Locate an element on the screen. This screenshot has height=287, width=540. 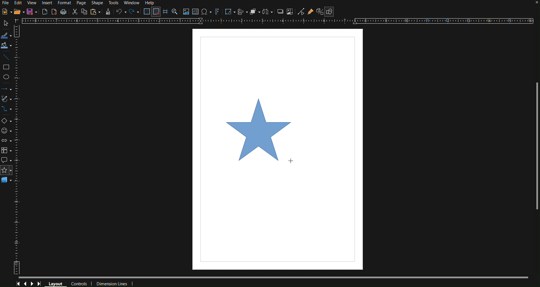
Fill Color is located at coordinates (6, 45).